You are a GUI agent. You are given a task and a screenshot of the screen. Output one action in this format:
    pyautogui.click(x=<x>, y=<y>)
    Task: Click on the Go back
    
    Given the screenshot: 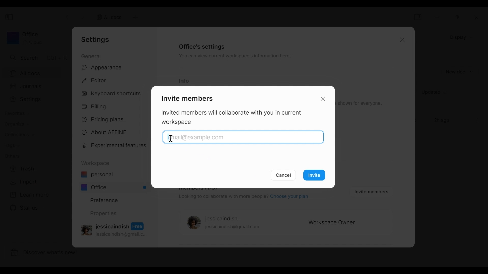 What is the action you would take?
    pyautogui.click(x=68, y=16)
    